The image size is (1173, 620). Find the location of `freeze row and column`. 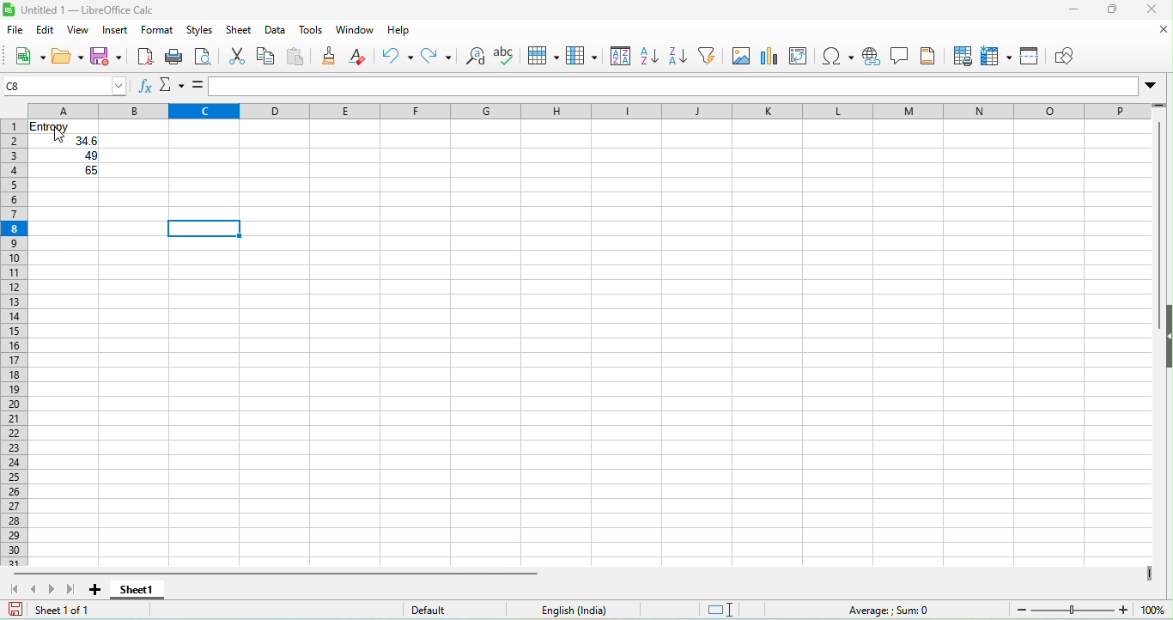

freeze row and column is located at coordinates (997, 58).